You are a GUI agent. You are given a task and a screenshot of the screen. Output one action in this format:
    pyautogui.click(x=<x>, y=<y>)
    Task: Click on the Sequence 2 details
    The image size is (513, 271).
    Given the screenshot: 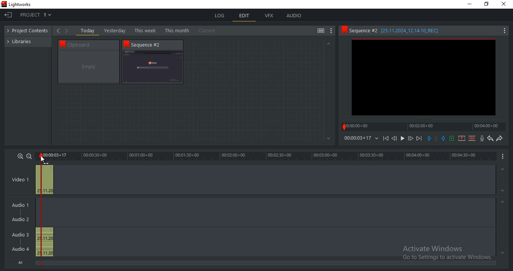 What is the action you would take?
    pyautogui.click(x=401, y=30)
    